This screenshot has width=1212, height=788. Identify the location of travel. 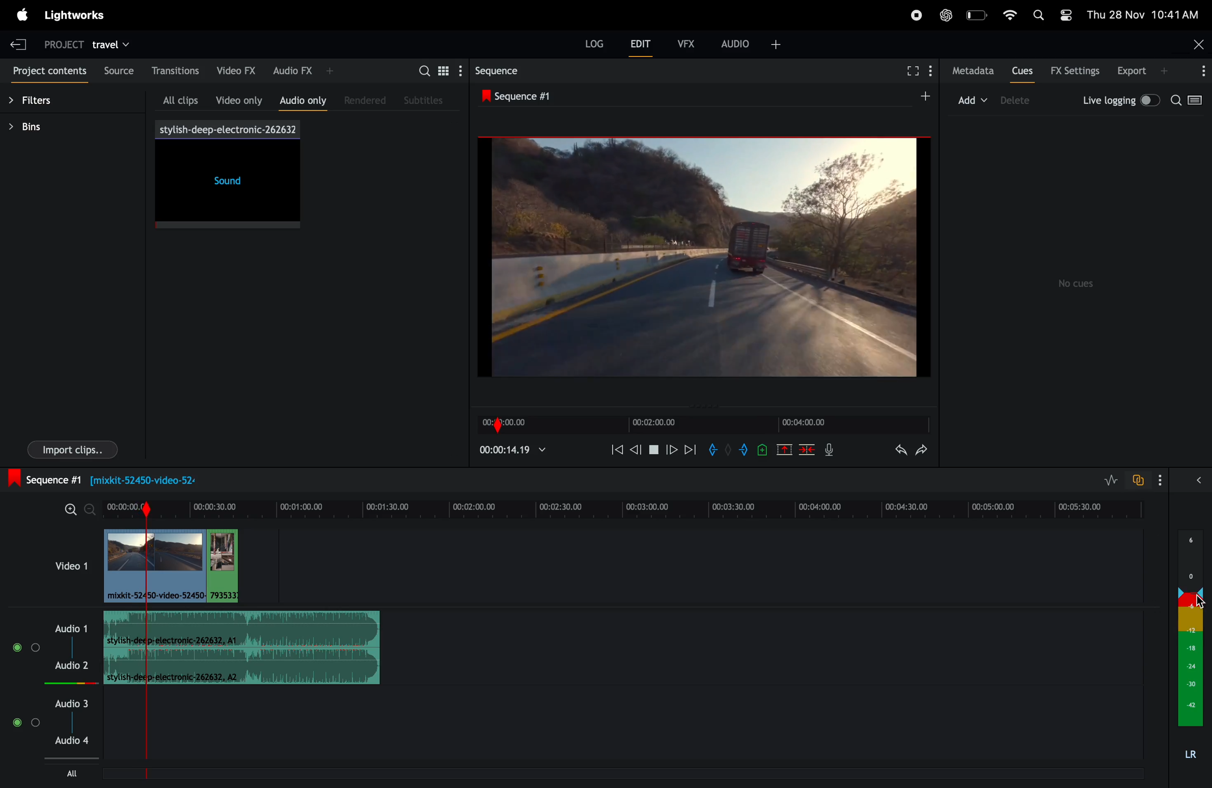
(111, 47).